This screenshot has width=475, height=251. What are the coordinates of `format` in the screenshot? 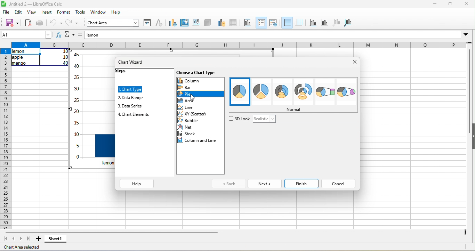 It's located at (64, 13).